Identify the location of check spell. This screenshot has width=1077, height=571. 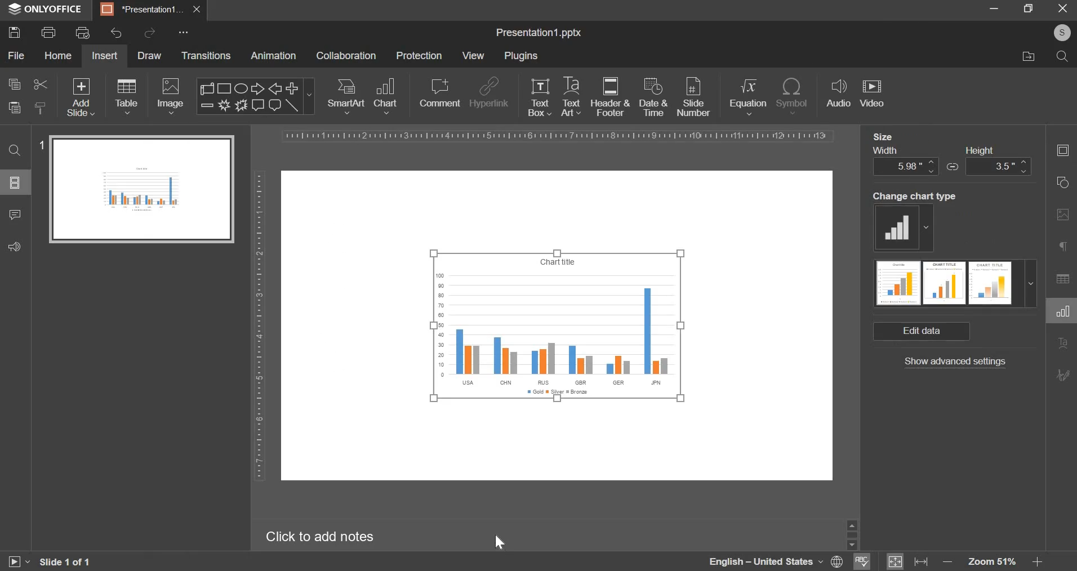
(860, 563).